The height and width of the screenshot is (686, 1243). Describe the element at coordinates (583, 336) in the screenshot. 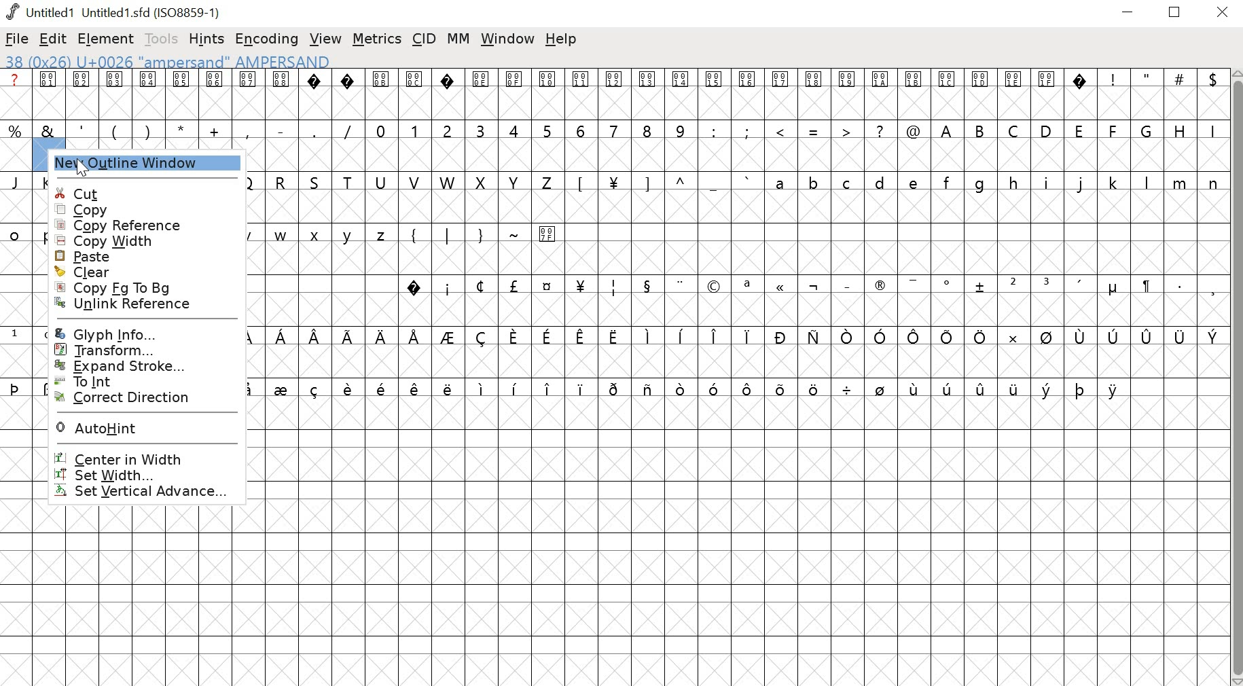

I see `symbol` at that location.